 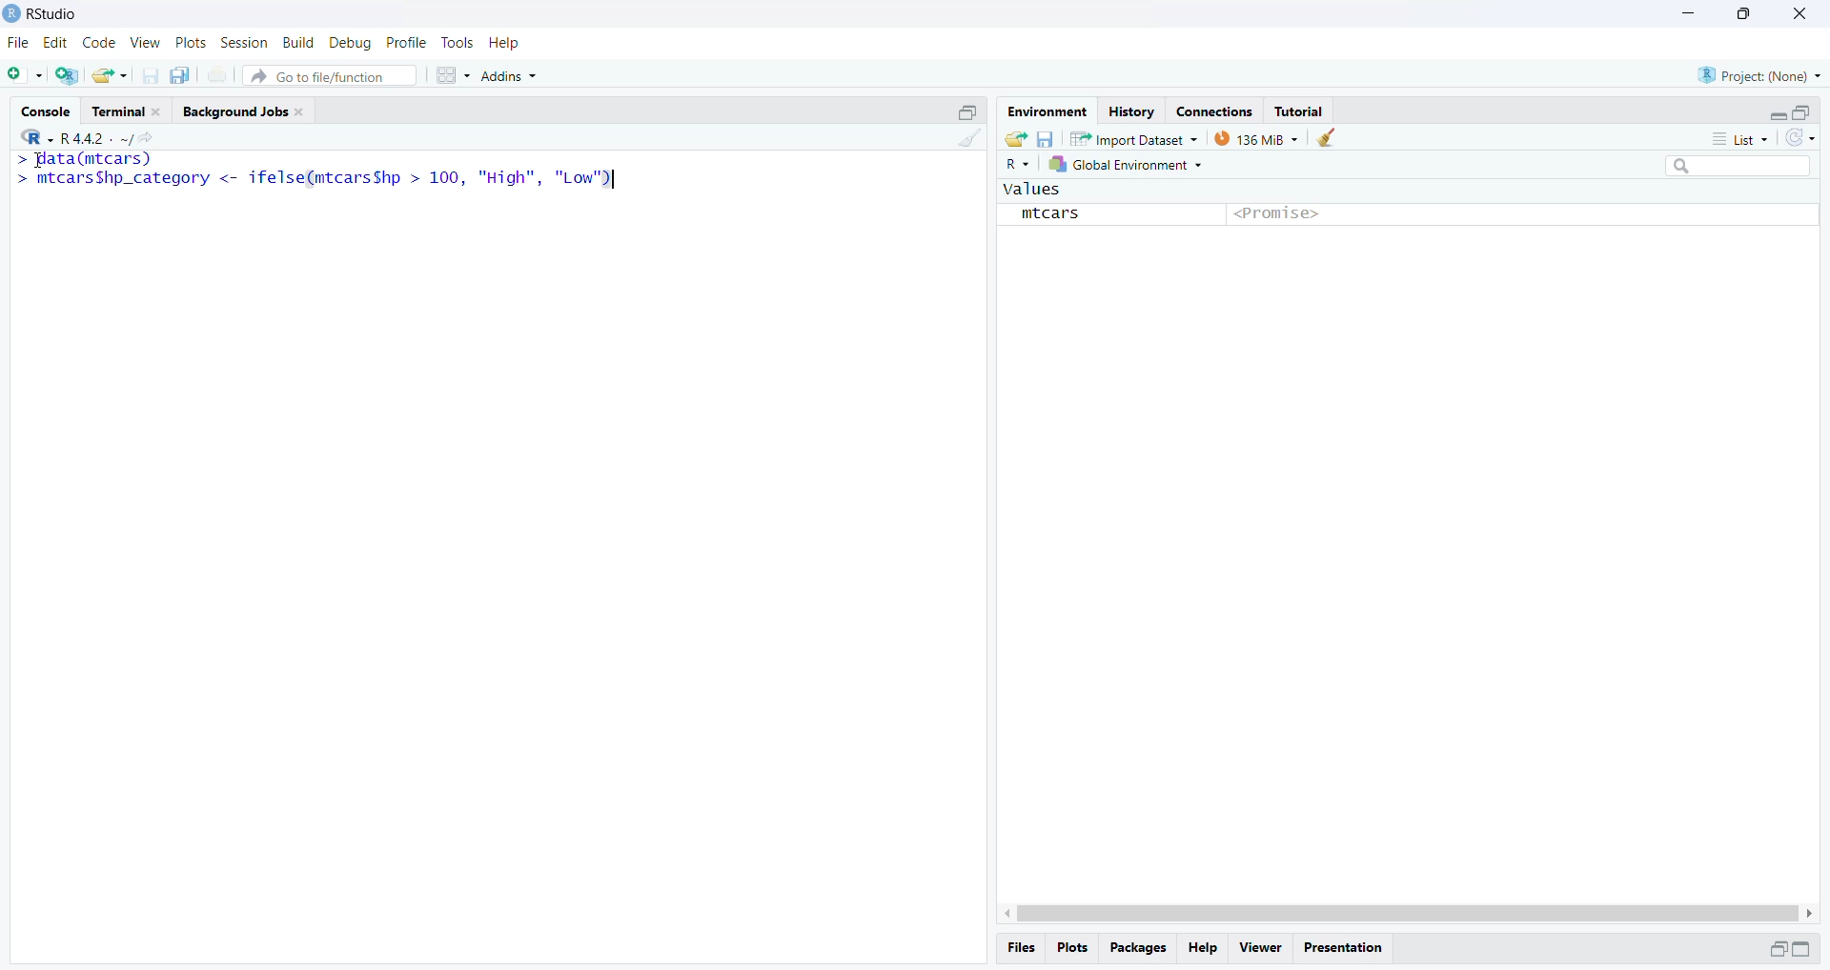 I want to click on Right, so click(x=1812, y=912).